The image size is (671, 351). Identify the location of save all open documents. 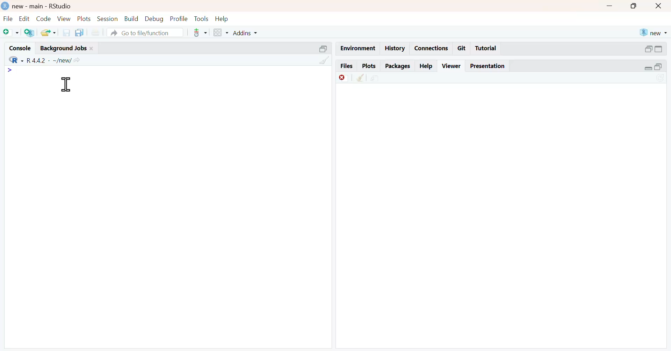
(81, 32).